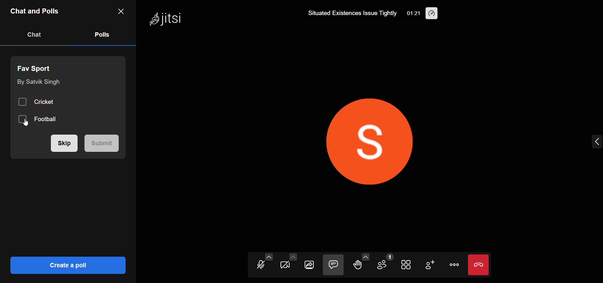 Image resolution: width=603 pixels, height=283 pixels. I want to click on more audio option, so click(268, 256).